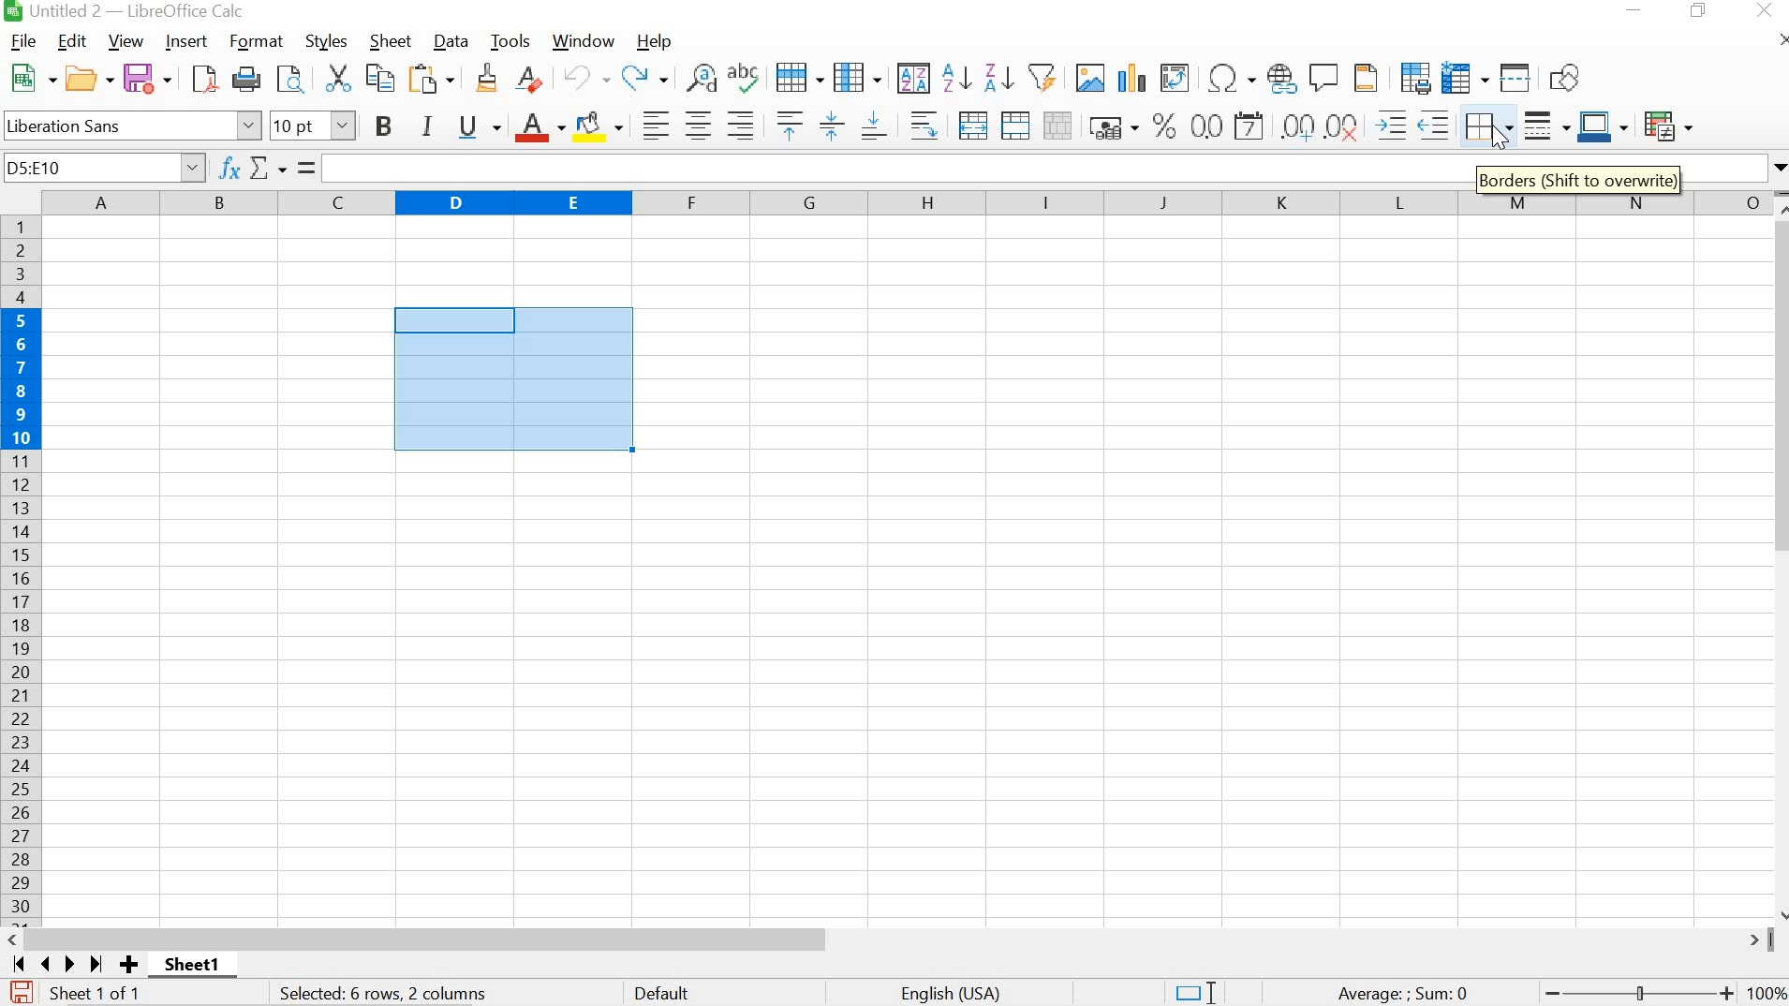 Image resolution: width=1789 pixels, height=1006 pixels. What do you see at coordinates (200, 968) in the screenshot?
I see `sheet 1 of 1` at bounding box center [200, 968].